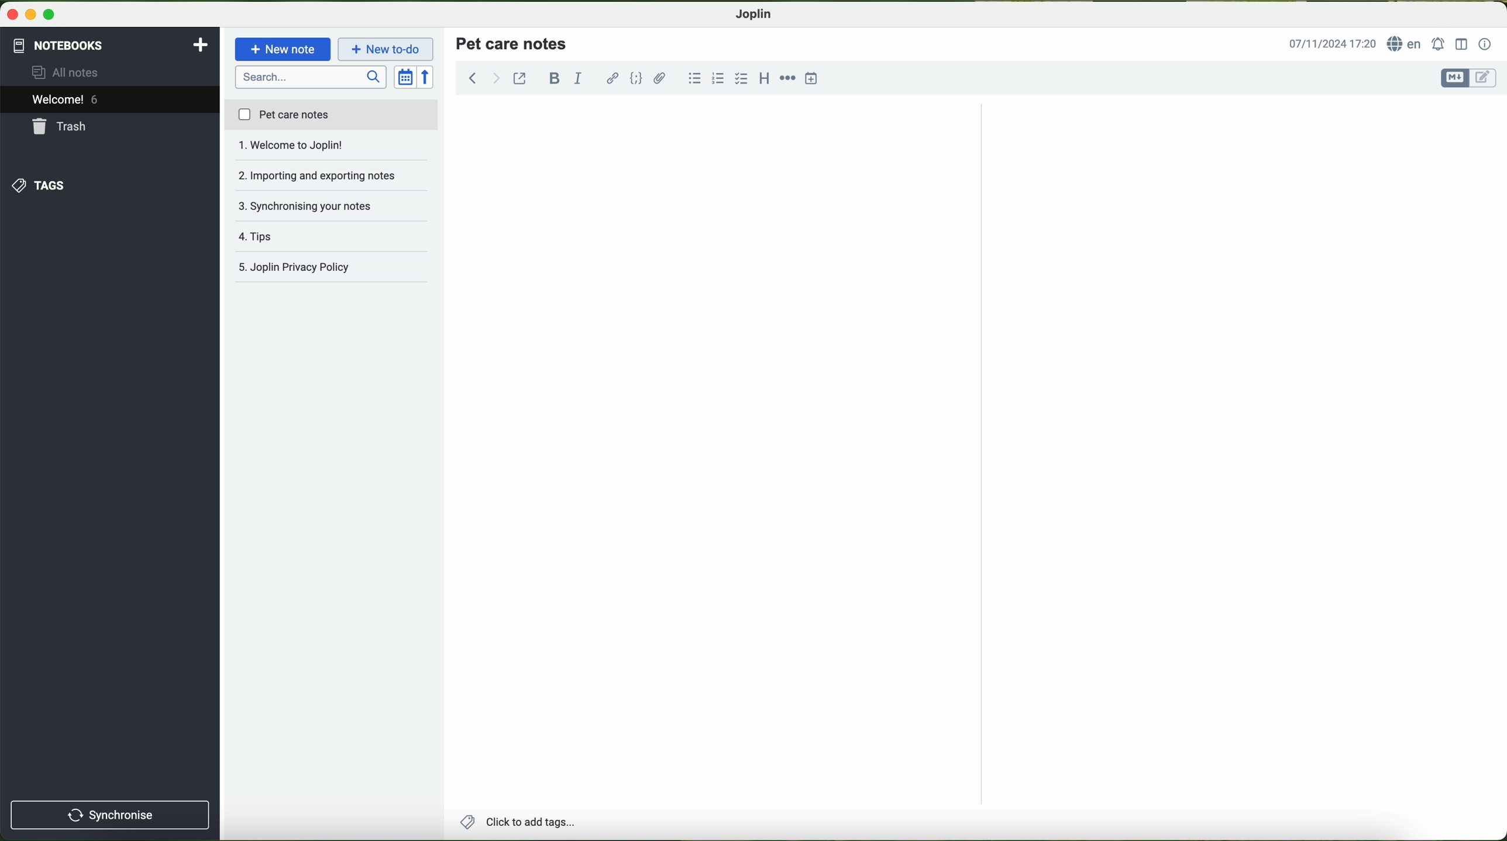  What do you see at coordinates (1331, 44) in the screenshot?
I see `hour and date` at bounding box center [1331, 44].